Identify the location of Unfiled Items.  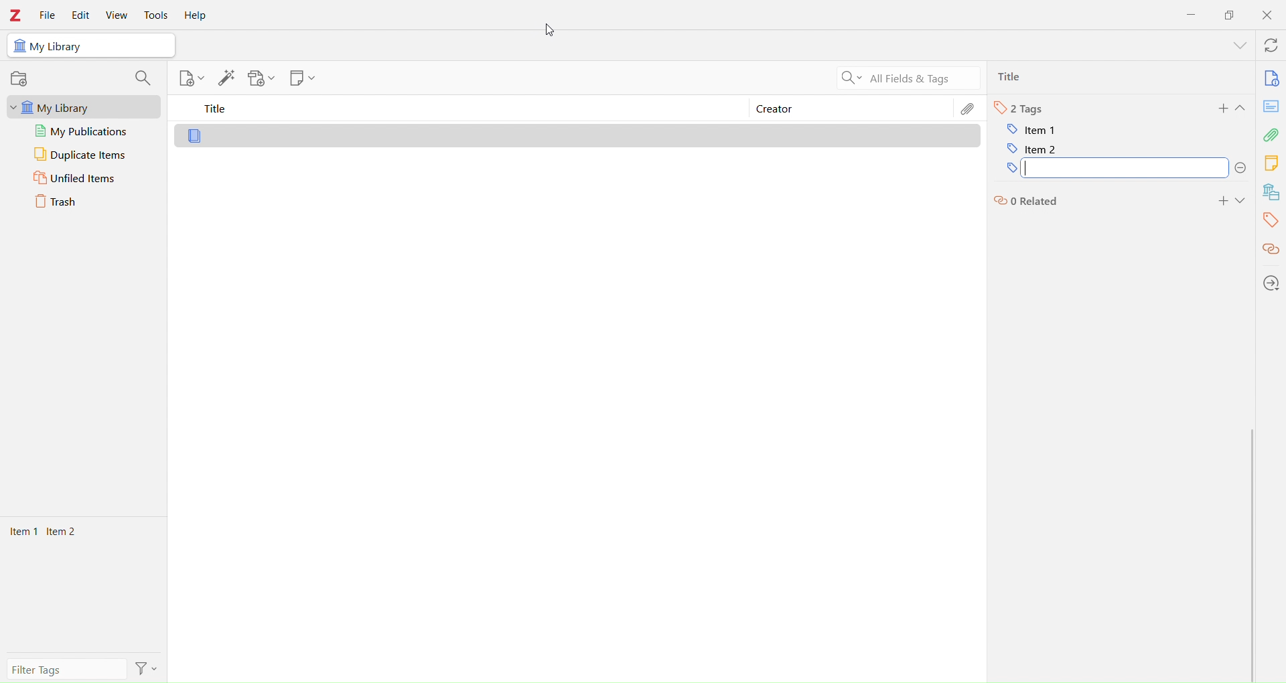
(78, 180).